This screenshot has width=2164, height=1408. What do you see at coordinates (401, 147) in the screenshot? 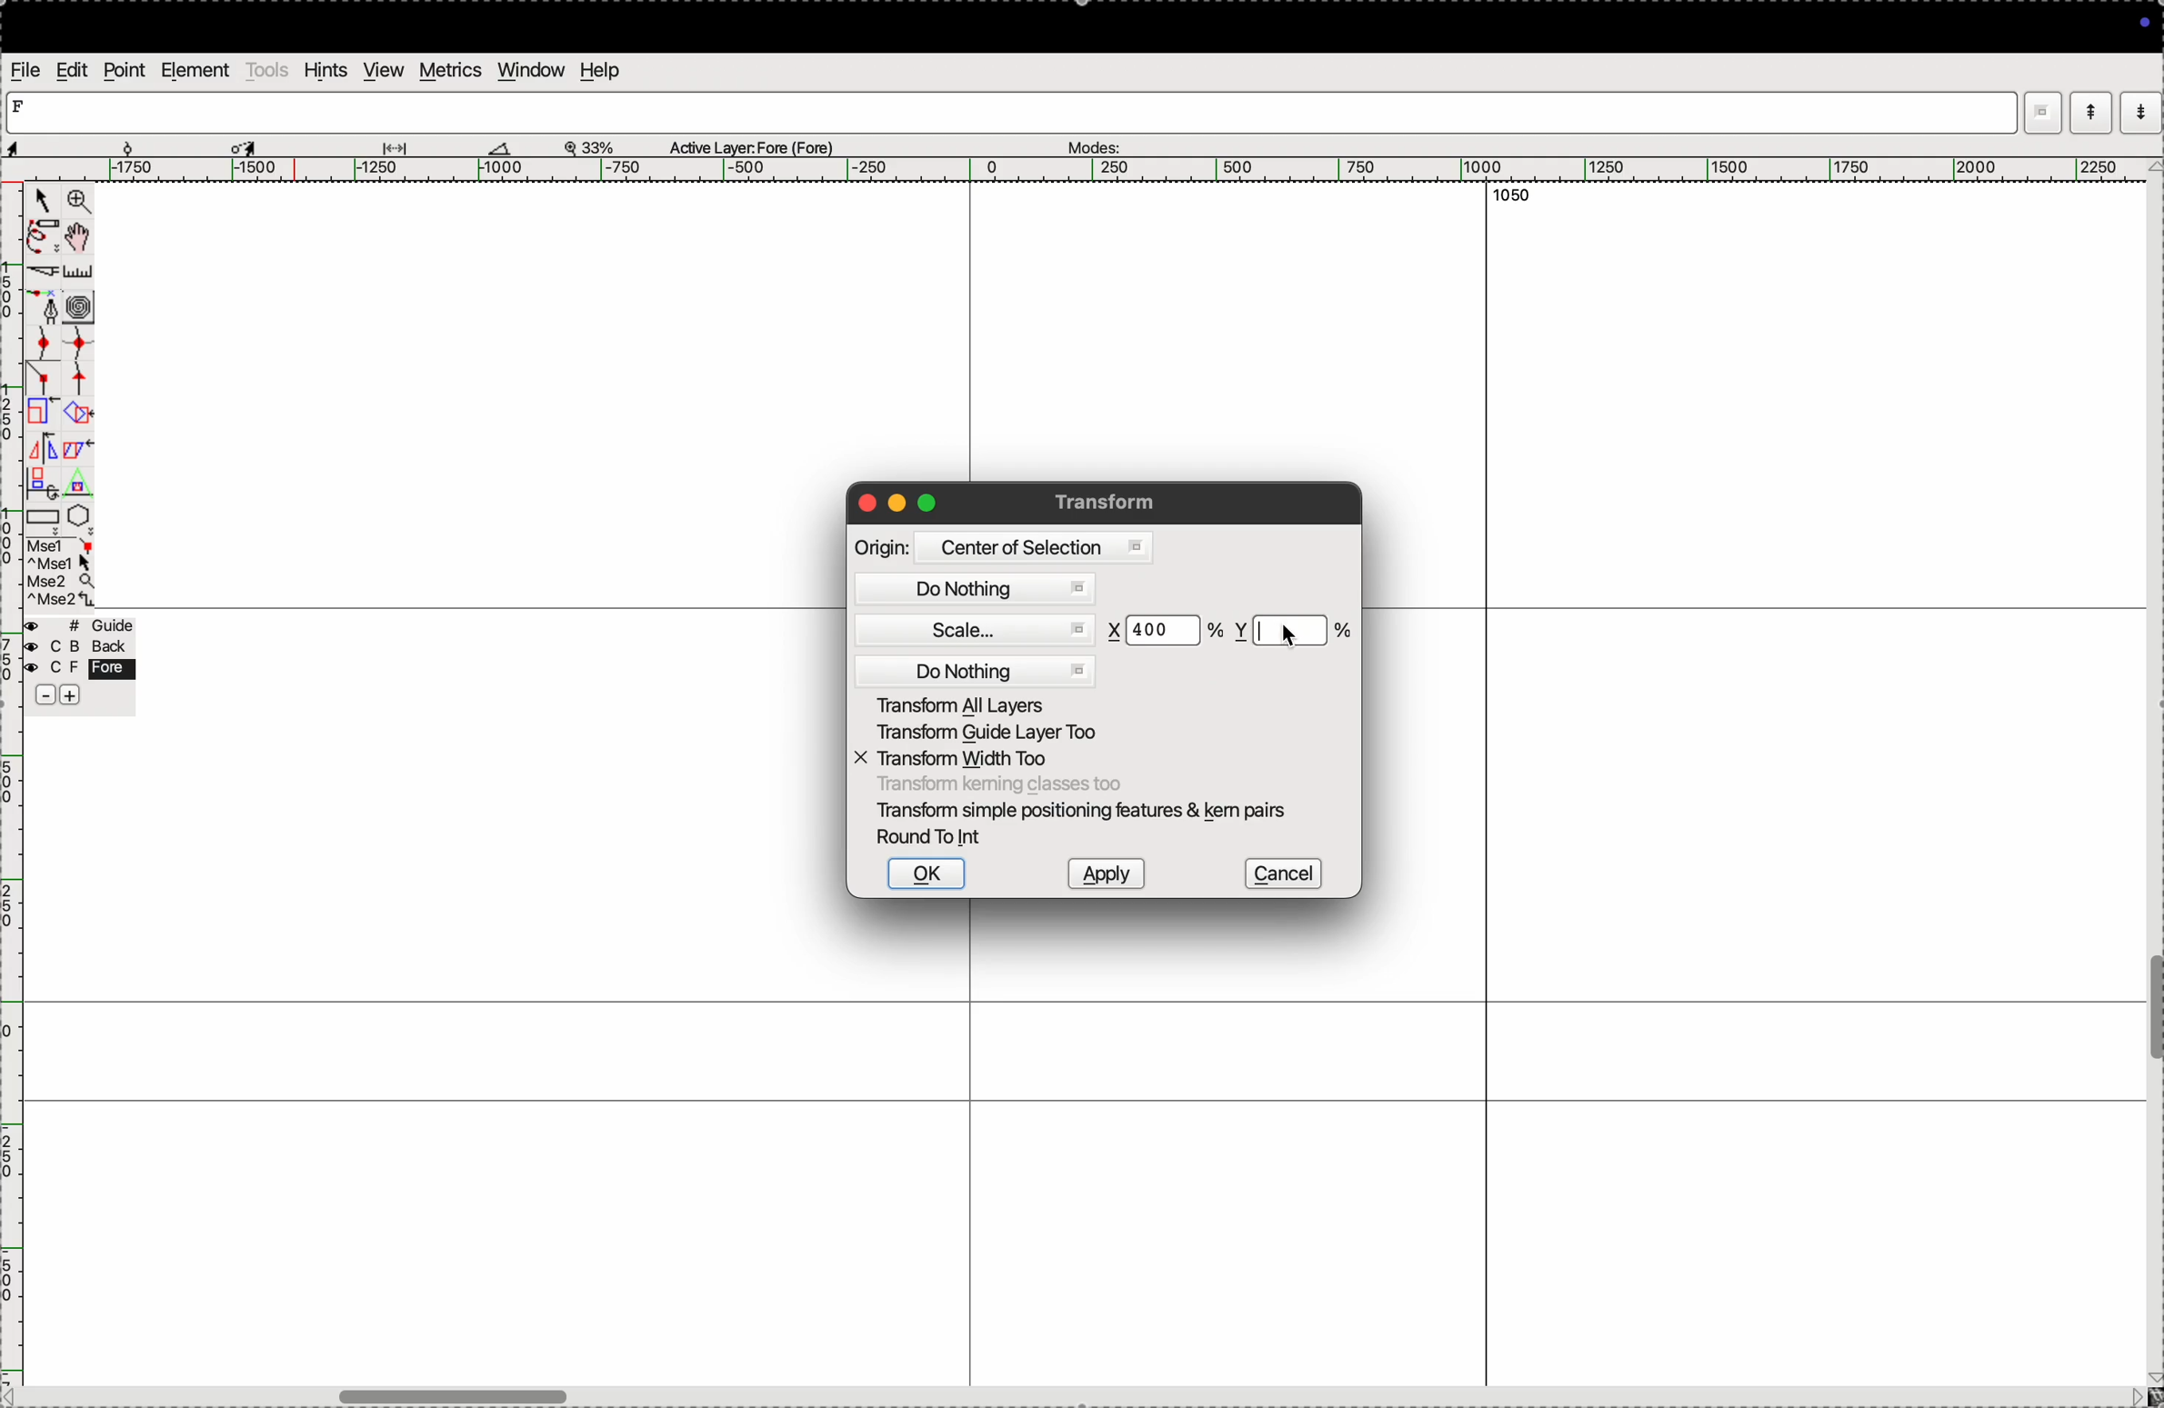
I see `glide` at bounding box center [401, 147].